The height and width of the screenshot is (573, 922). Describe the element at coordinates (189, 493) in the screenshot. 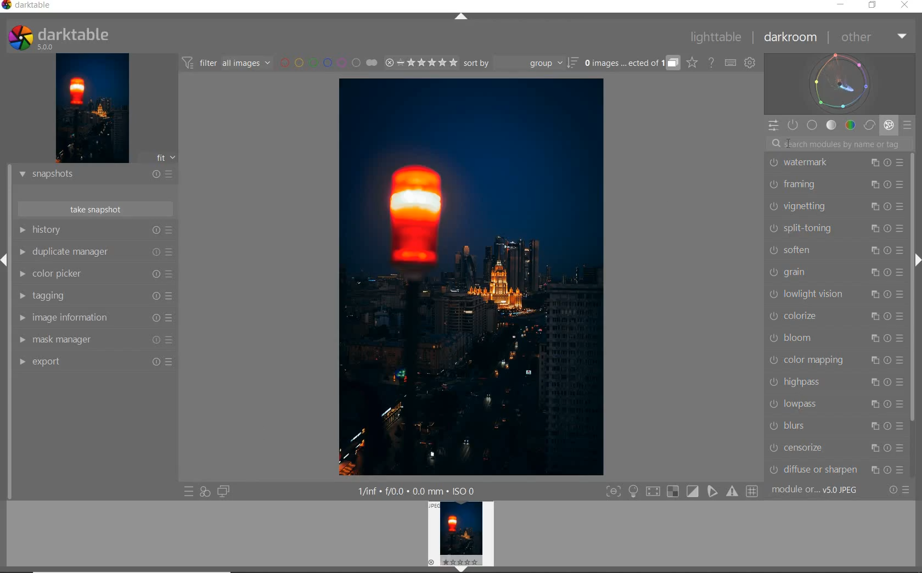

I see `QUICK ACCESS TO PRESET` at that location.